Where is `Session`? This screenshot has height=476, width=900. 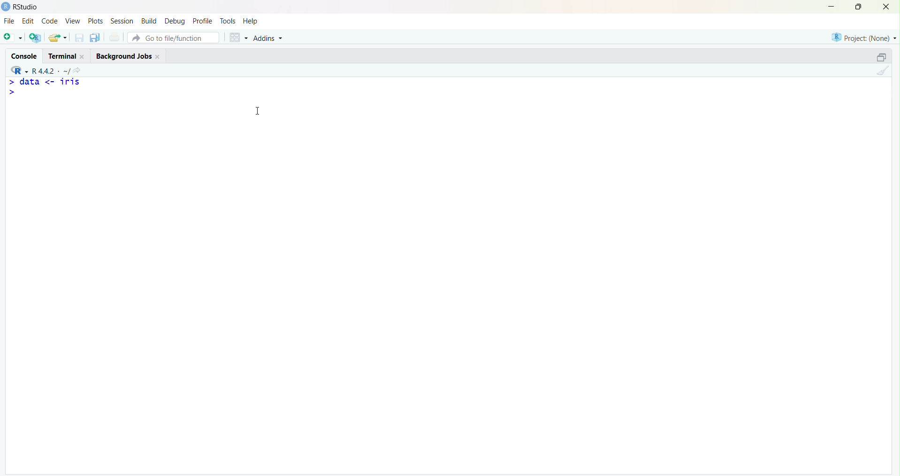
Session is located at coordinates (122, 22).